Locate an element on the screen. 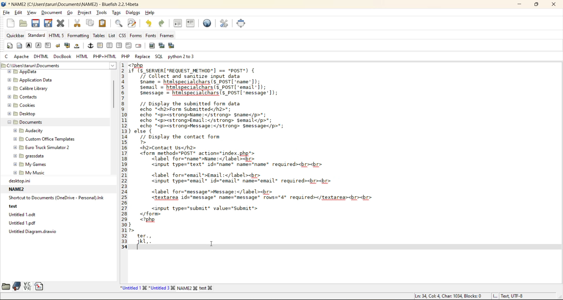  Application Data is located at coordinates (30, 80).